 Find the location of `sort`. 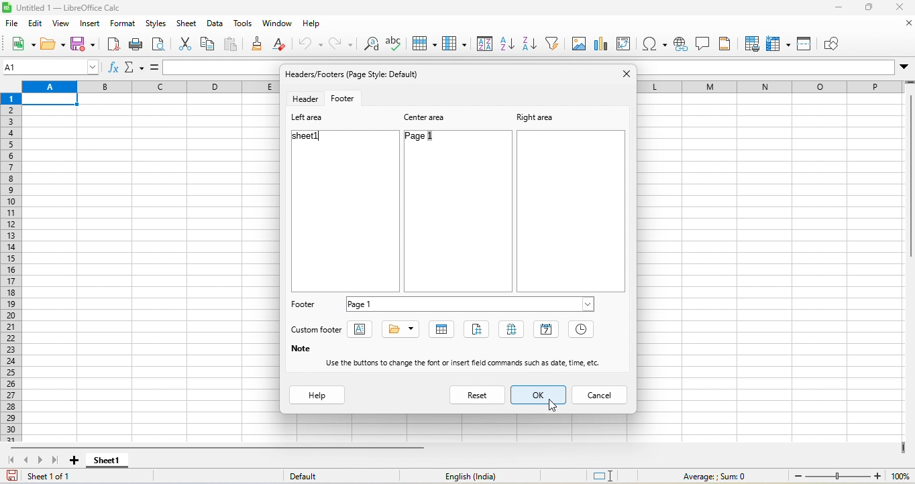

sort is located at coordinates (484, 43).